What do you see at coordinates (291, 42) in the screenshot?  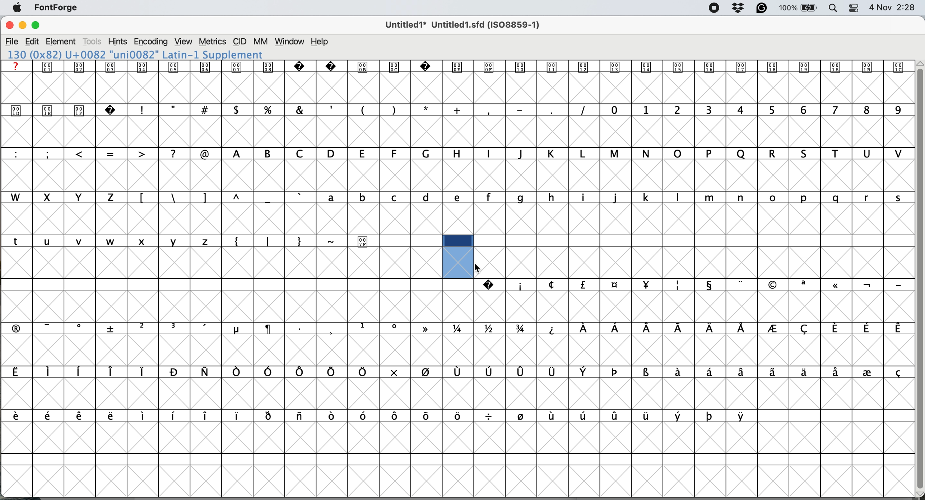 I see `window` at bounding box center [291, 42].